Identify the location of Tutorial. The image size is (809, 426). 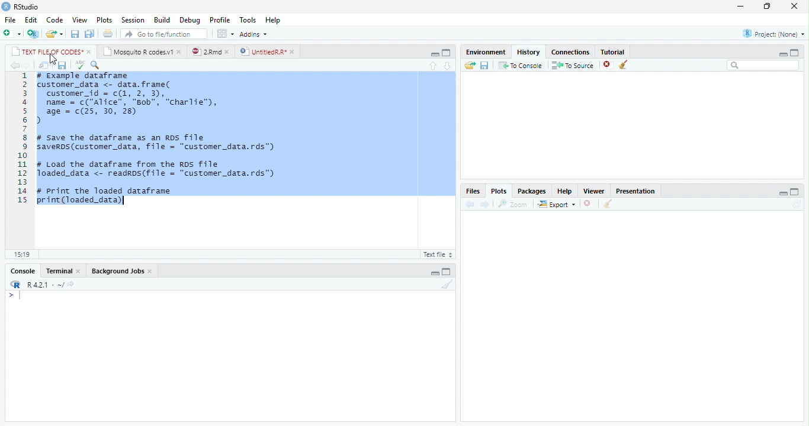
(614, 51).